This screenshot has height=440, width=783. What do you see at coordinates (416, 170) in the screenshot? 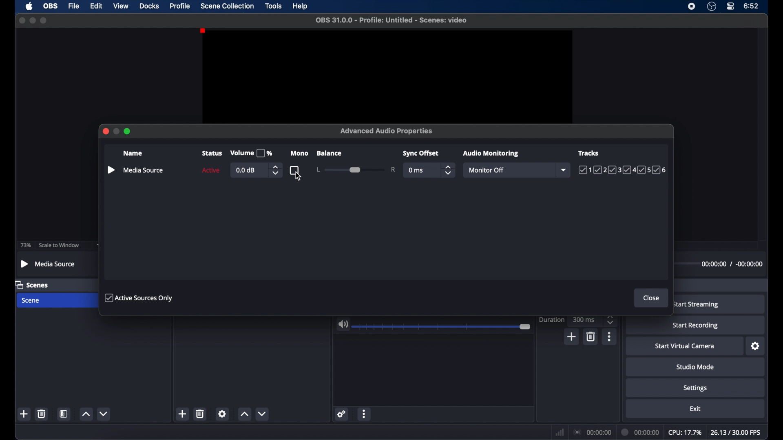
I see `0 ms` at bounding box center [416, 170].